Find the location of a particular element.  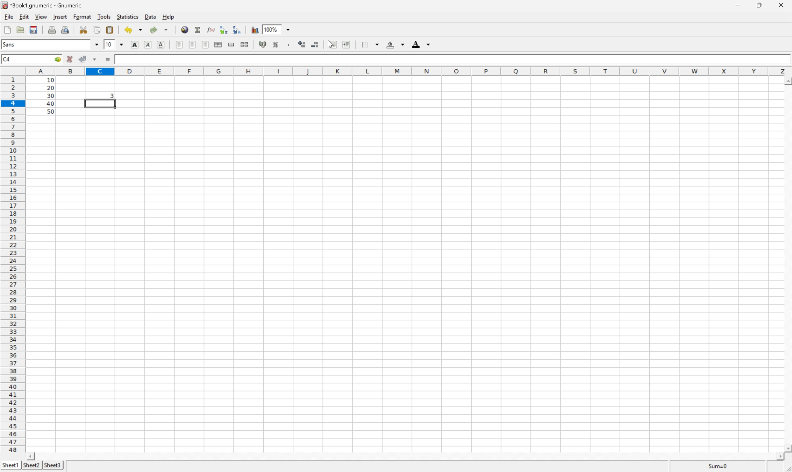

Increase the number of decimals displayed is located at coordinates (303, 44).